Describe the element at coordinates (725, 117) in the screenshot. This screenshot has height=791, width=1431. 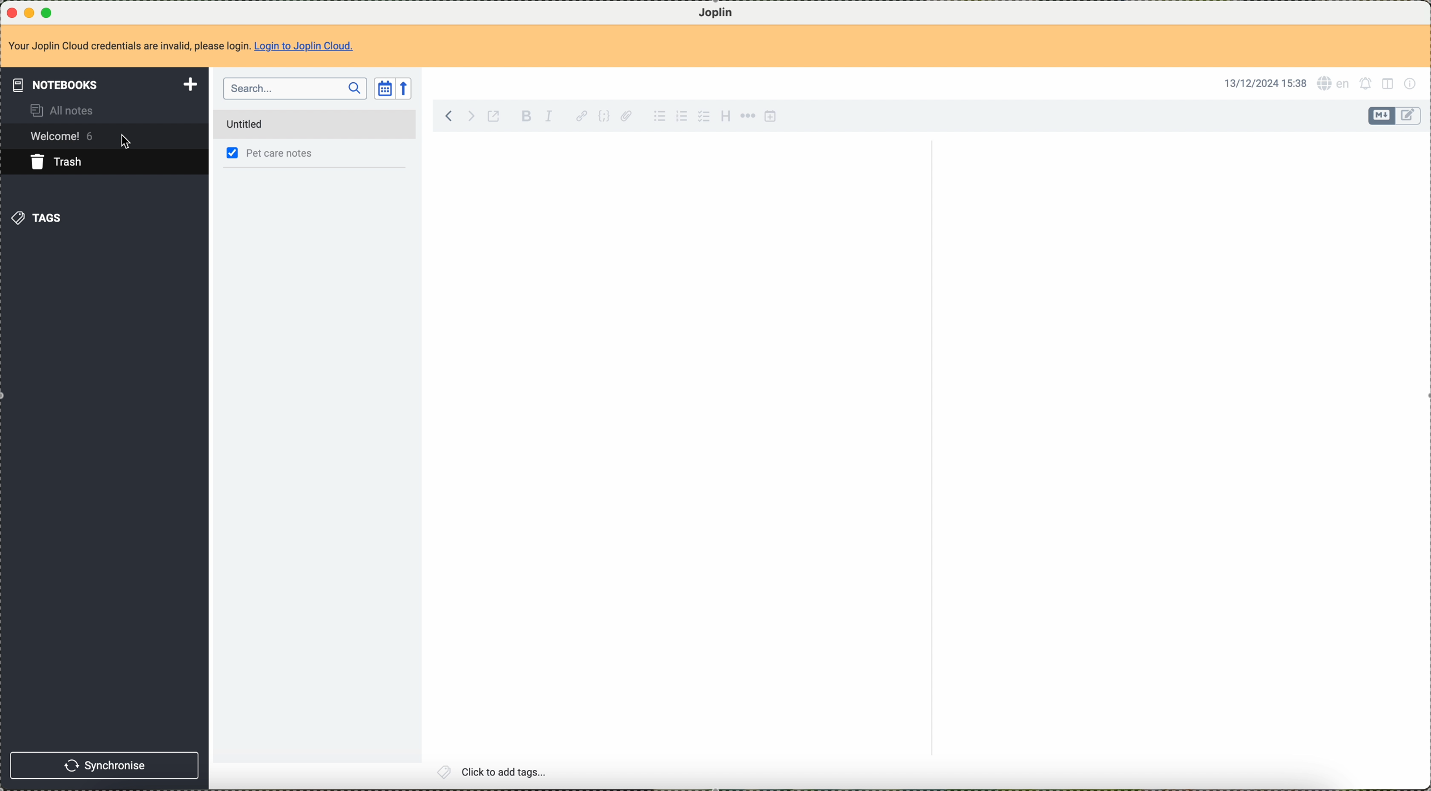
I see `heading` at that location.